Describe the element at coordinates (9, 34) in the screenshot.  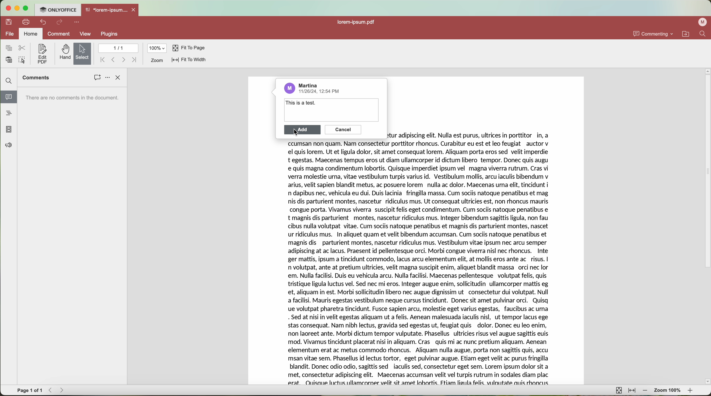
I see `file` at that location.